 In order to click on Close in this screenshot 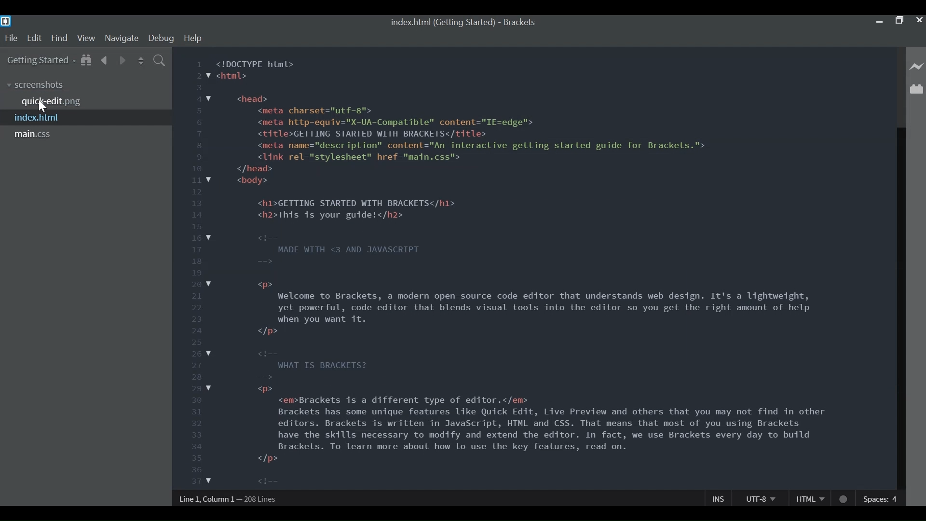, I will do `click(918, 20)`.